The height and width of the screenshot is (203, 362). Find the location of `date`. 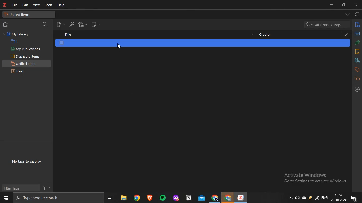

date is located at coordinates (339, 200).